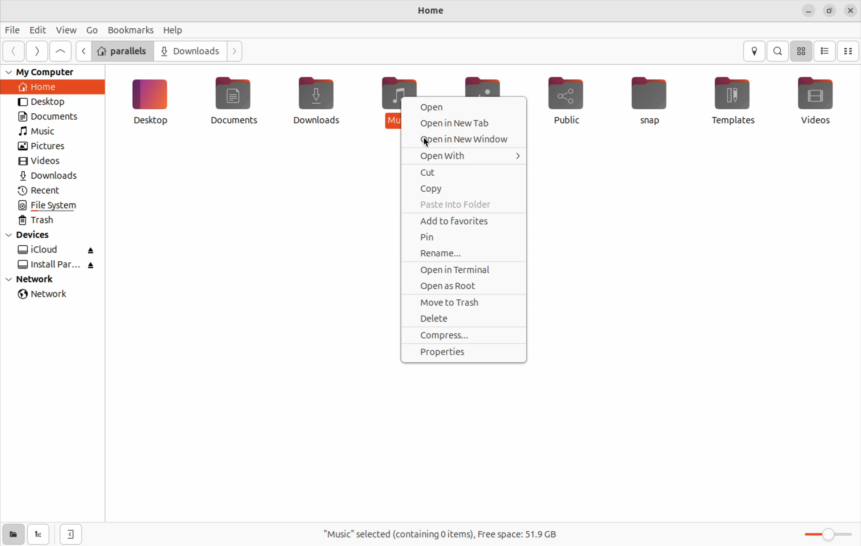  Describe the element at coordinates (464, 237) in the screenshot. I see `pin` at that location.